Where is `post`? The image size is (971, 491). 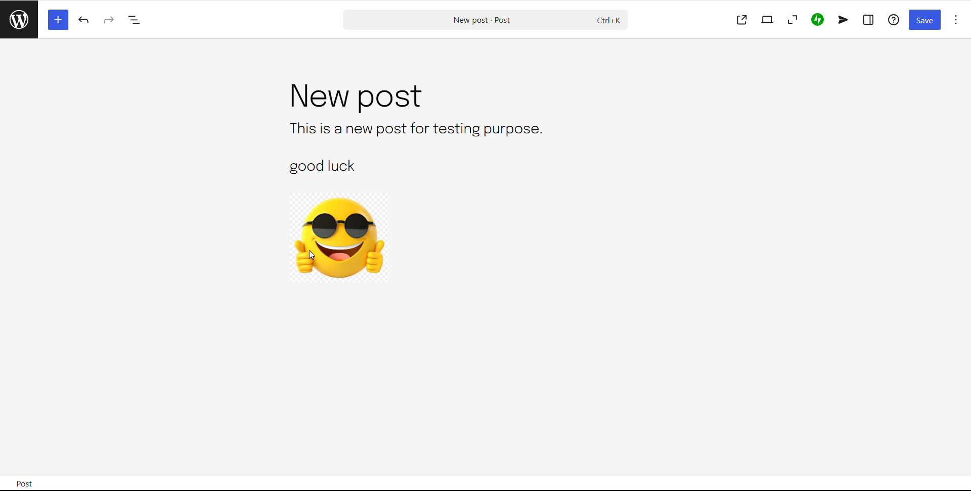
post is located at coordinates (353, 97).